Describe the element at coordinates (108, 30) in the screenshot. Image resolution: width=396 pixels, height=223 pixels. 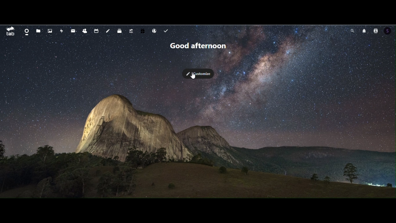
I see `notes` at that location.